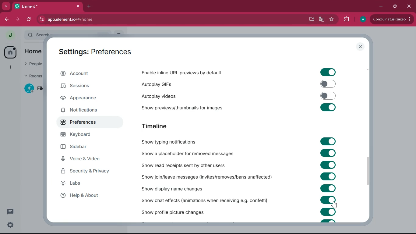  I want to click on show join/leave messages (invites/removes/bans unaffected), so click(207, 177).